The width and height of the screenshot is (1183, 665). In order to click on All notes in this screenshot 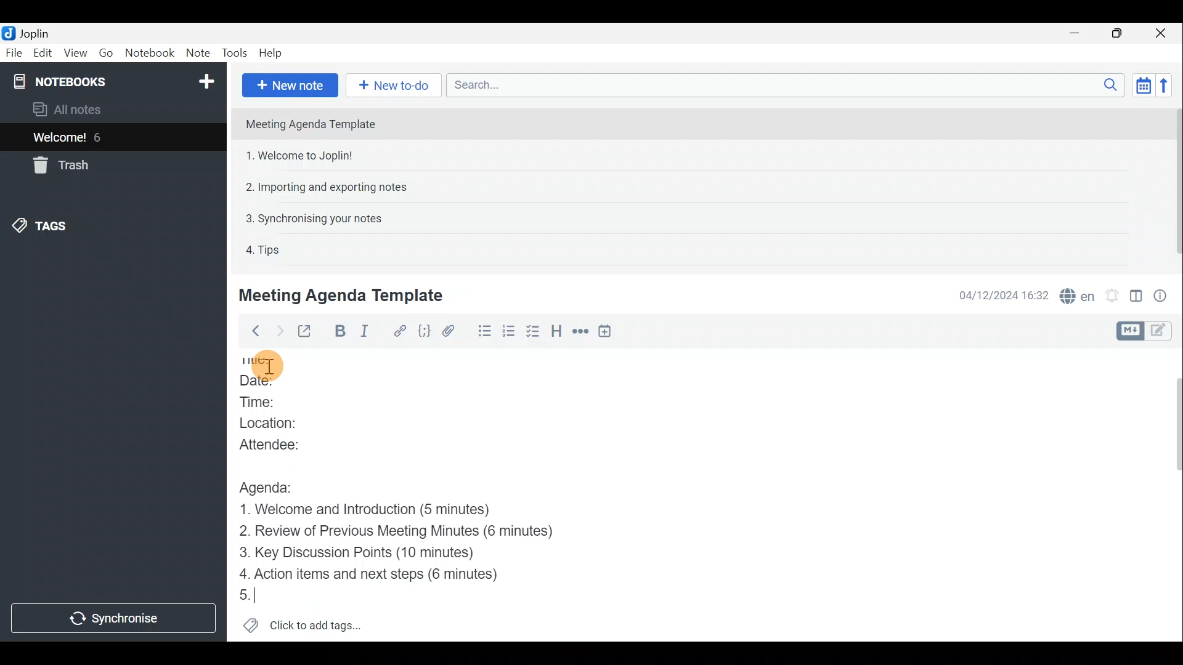, I will do `click(87, 109)`.